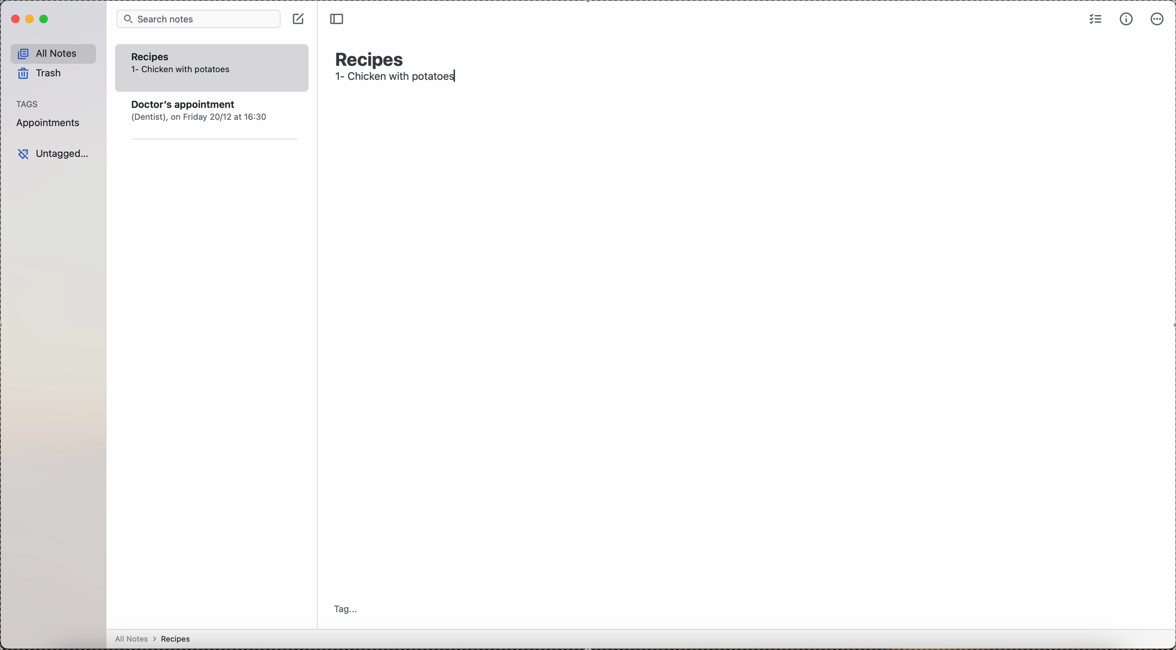 Image resolution: width=1176 pixels, height=650 pixels. I want to click on untagged, so click(52, 153).